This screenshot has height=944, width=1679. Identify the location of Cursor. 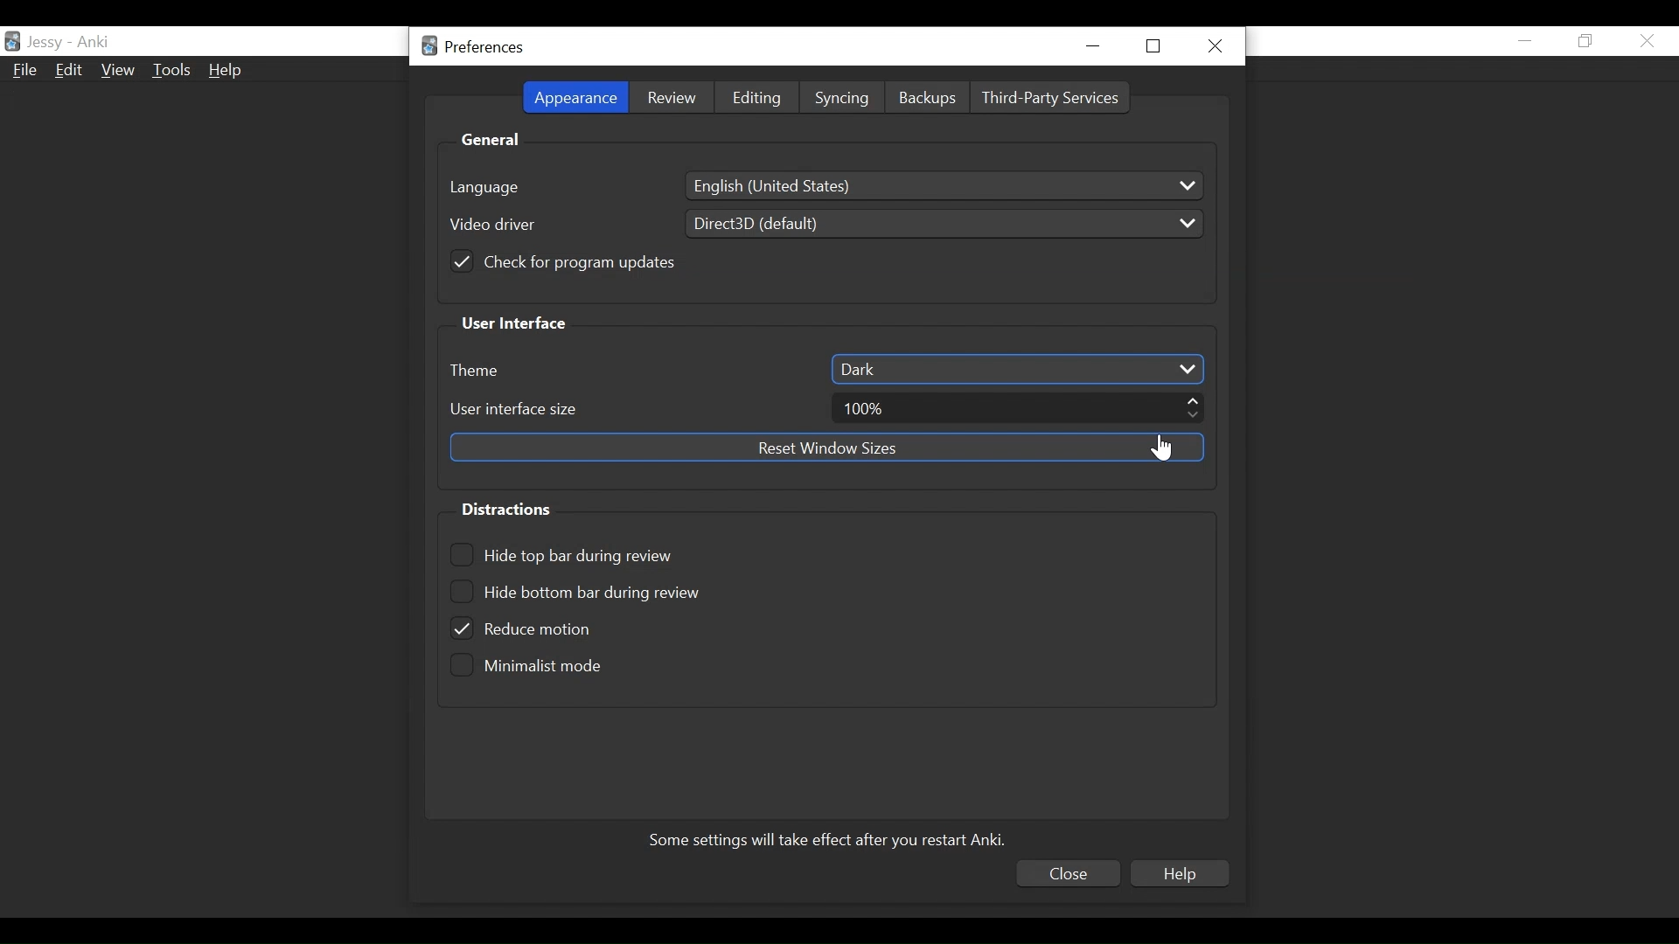
(1160, 447).